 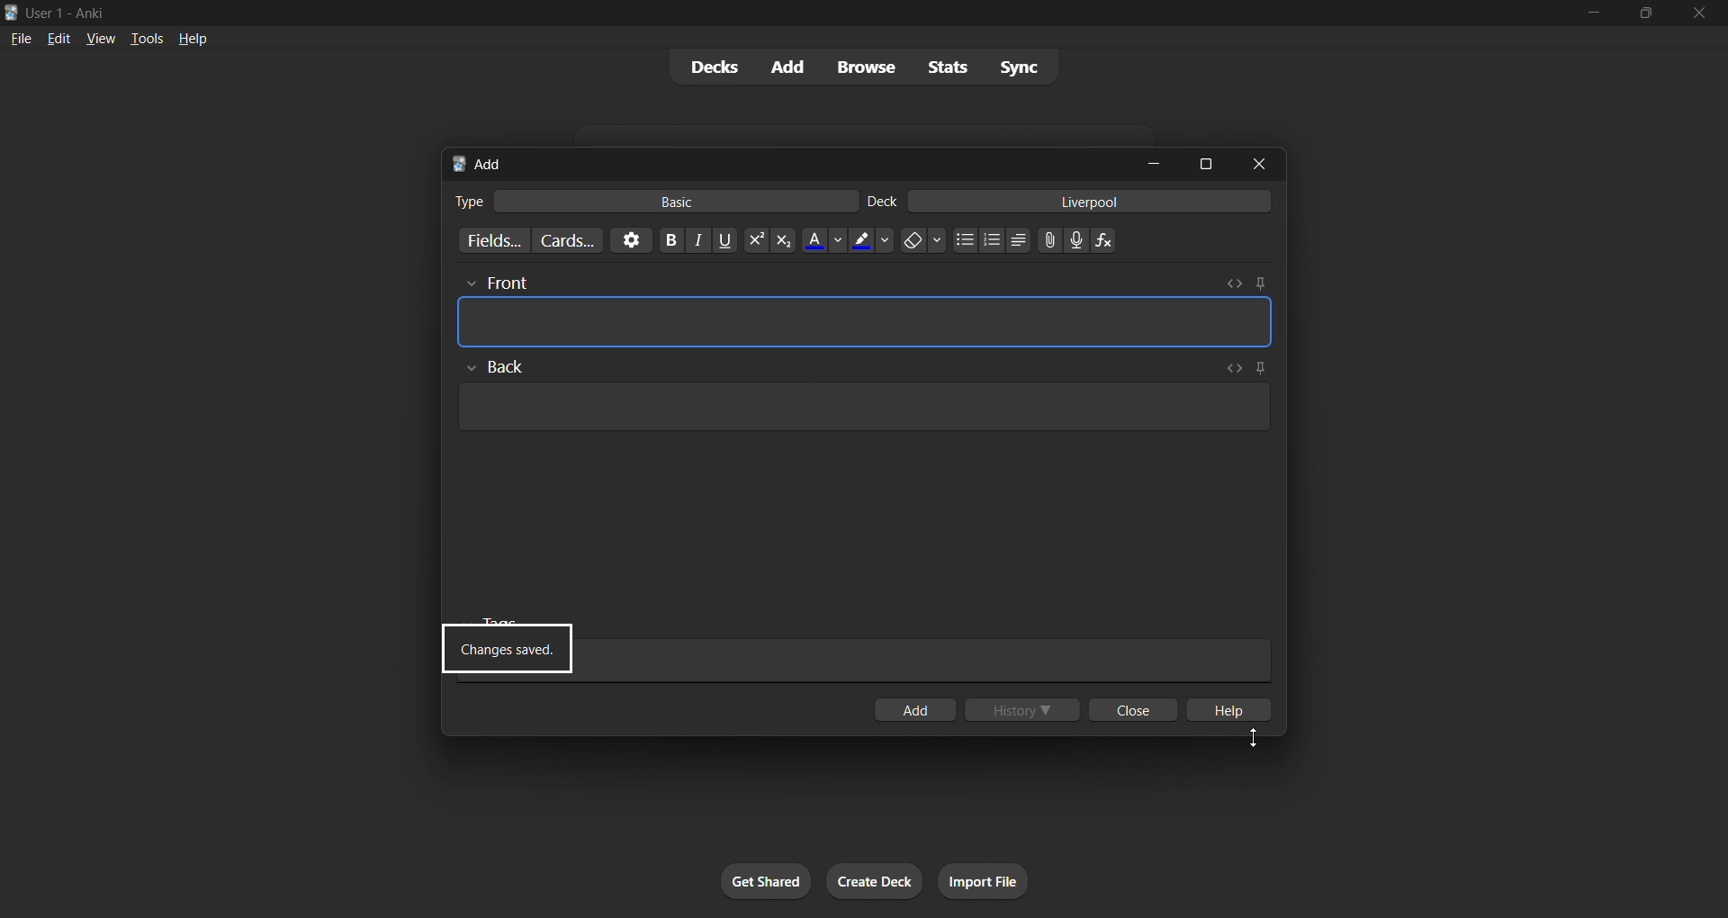 What do you see at coordinates (1258, 741) in the screenshot?
I see `cursor` at bounding box center [1258, 741].